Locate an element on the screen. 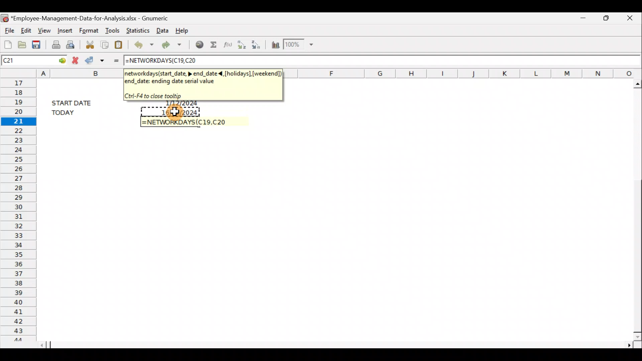  Redo undone action is located at coordinates (170, 44).